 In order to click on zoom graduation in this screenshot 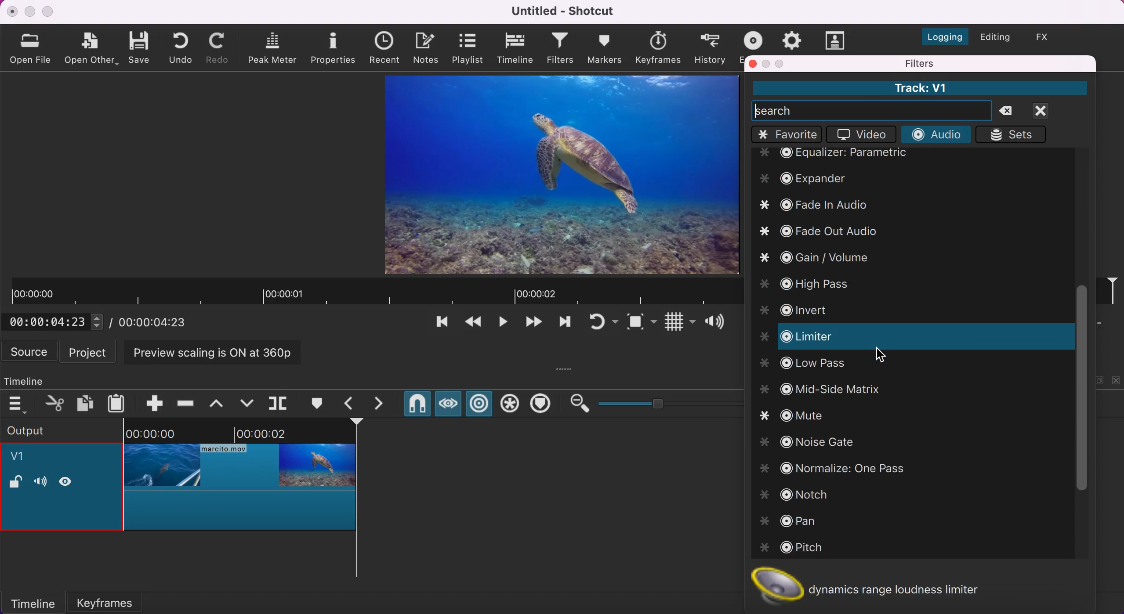, I will do `click(668, 402)`.